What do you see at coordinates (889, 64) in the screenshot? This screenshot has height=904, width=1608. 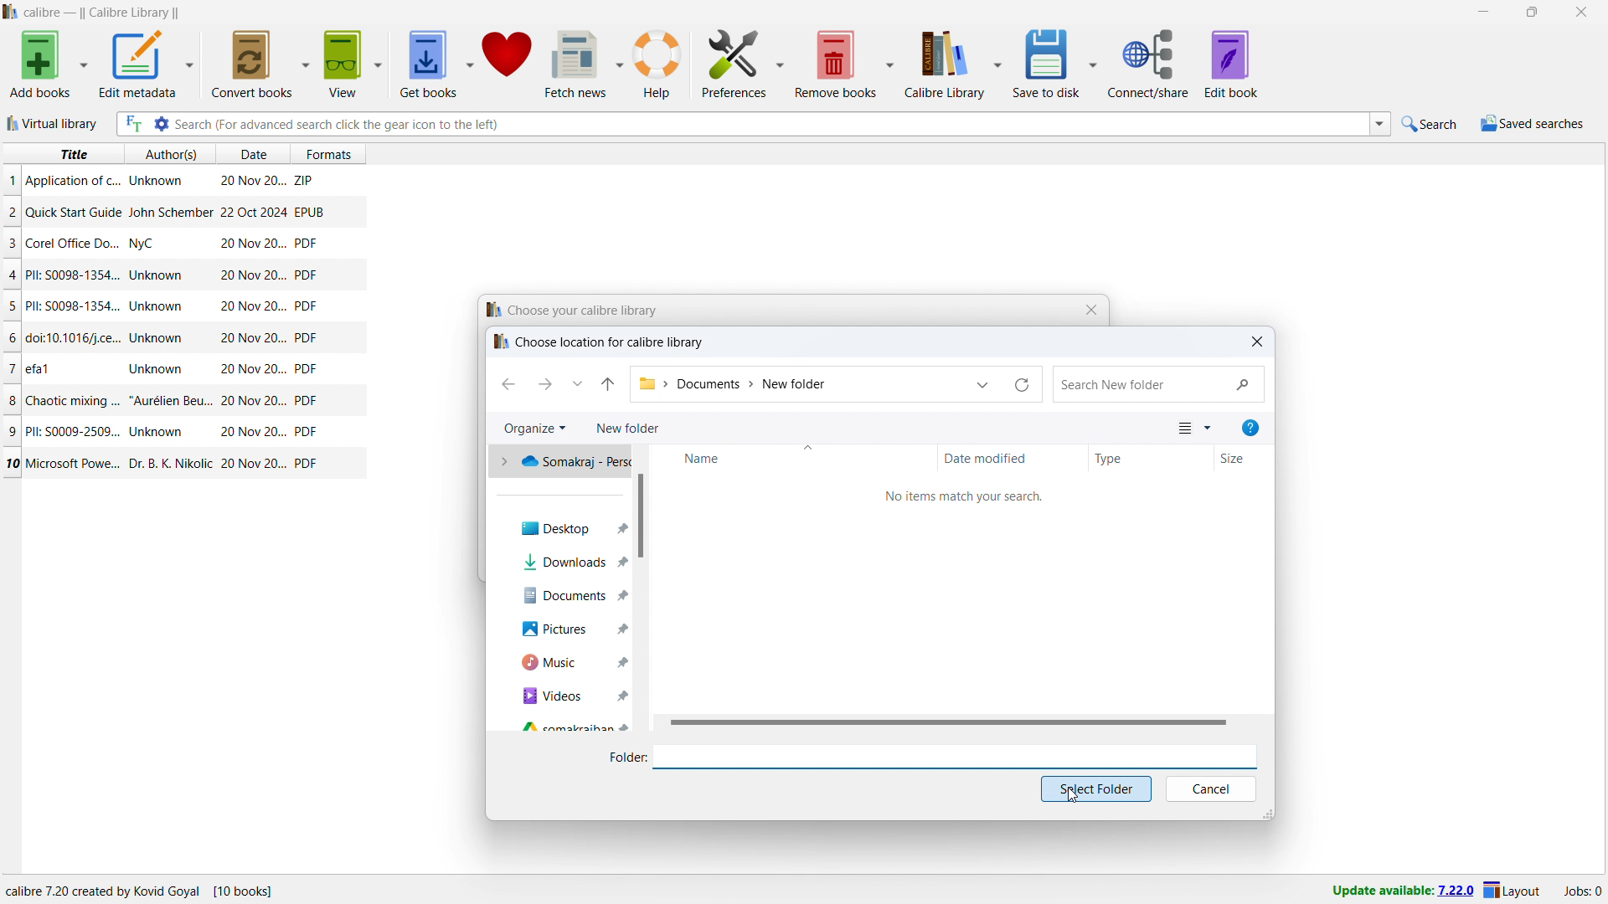 I see `remove books options` at bounding box center [889, 64].